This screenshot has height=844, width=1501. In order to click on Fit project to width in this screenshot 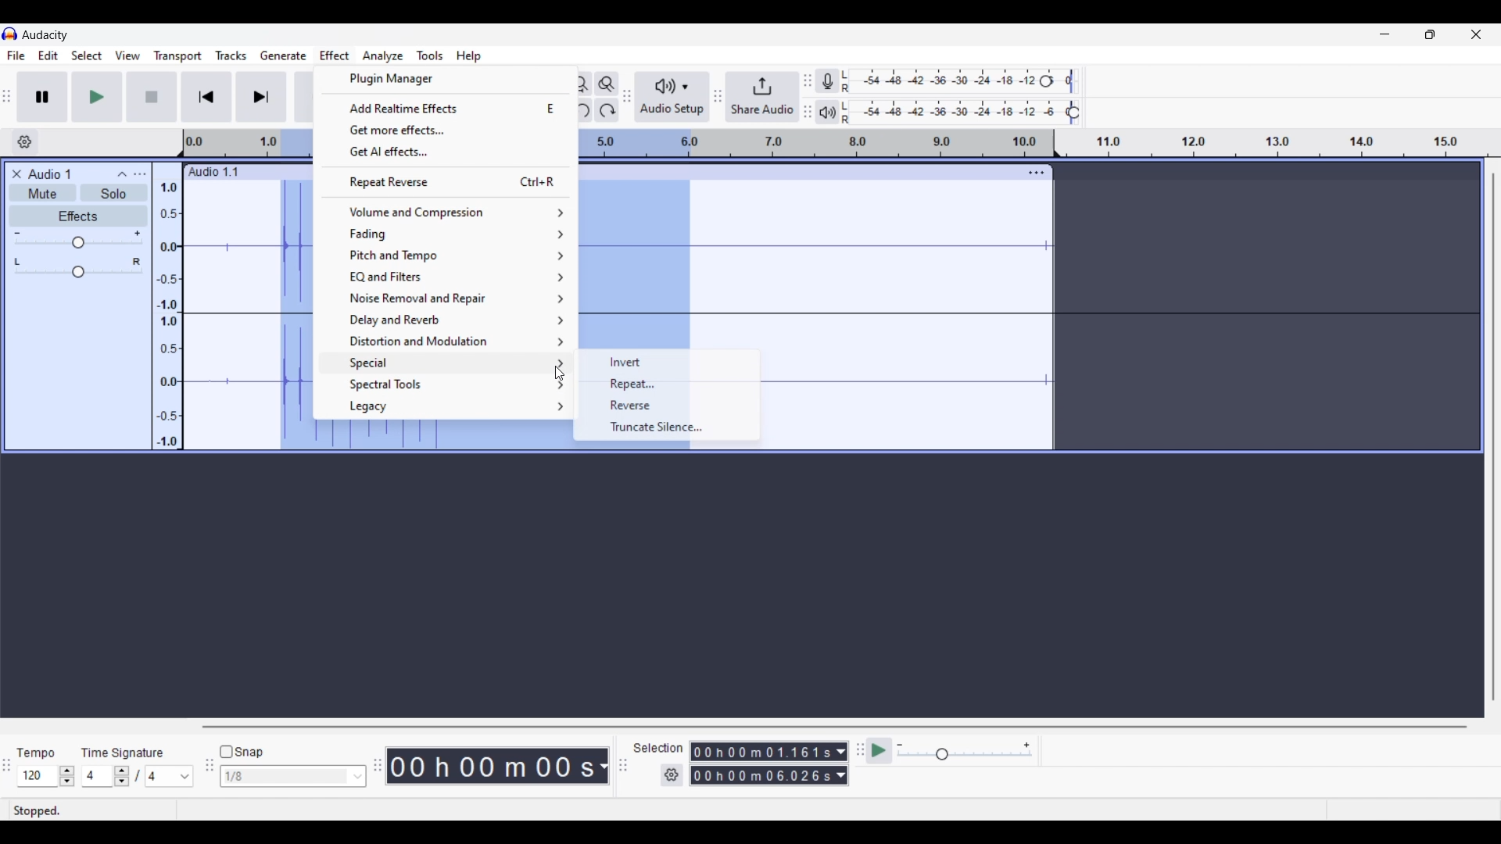, I will do `click(580, 84)`.